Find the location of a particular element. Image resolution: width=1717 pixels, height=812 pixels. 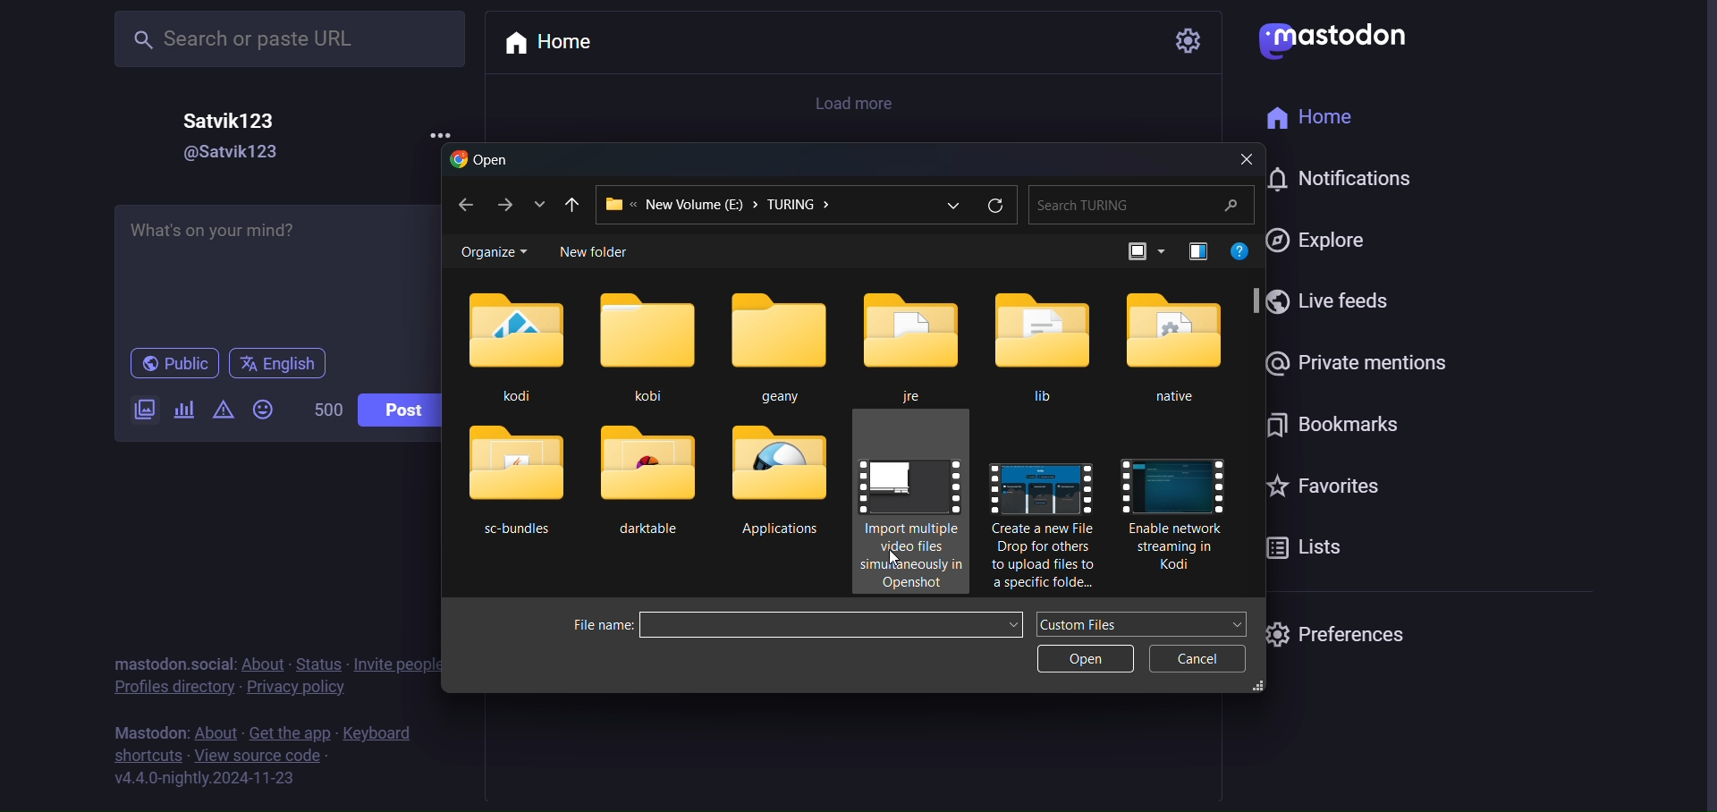

post is located at coordinates (399, 410).